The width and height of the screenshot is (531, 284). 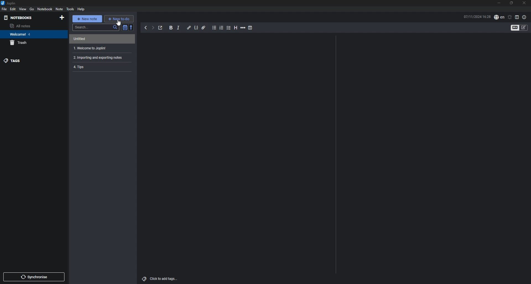 What do you see at coordinates (4, 9) in the screenshot?
I see `file` at bounding box center [4, 9].